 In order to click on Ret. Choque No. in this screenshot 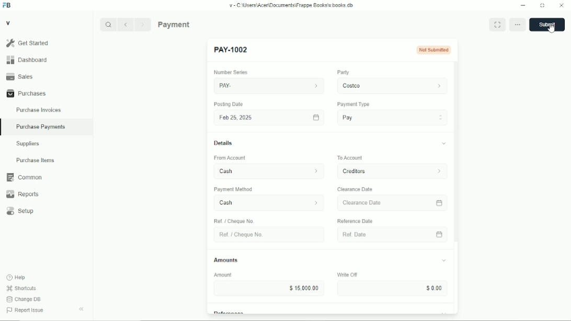, I will do `click(266, 235)`.